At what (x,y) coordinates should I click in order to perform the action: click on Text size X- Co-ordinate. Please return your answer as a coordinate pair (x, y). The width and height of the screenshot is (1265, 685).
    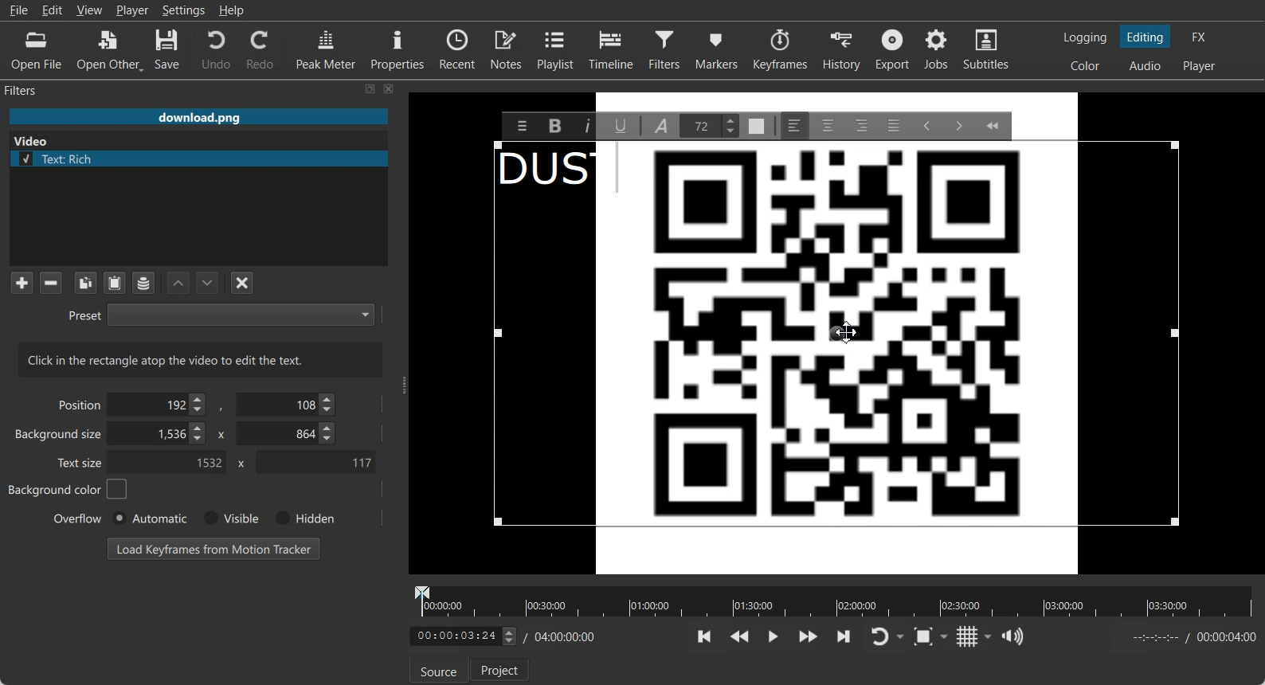
    Looking at the image, I should click on (166, 464).